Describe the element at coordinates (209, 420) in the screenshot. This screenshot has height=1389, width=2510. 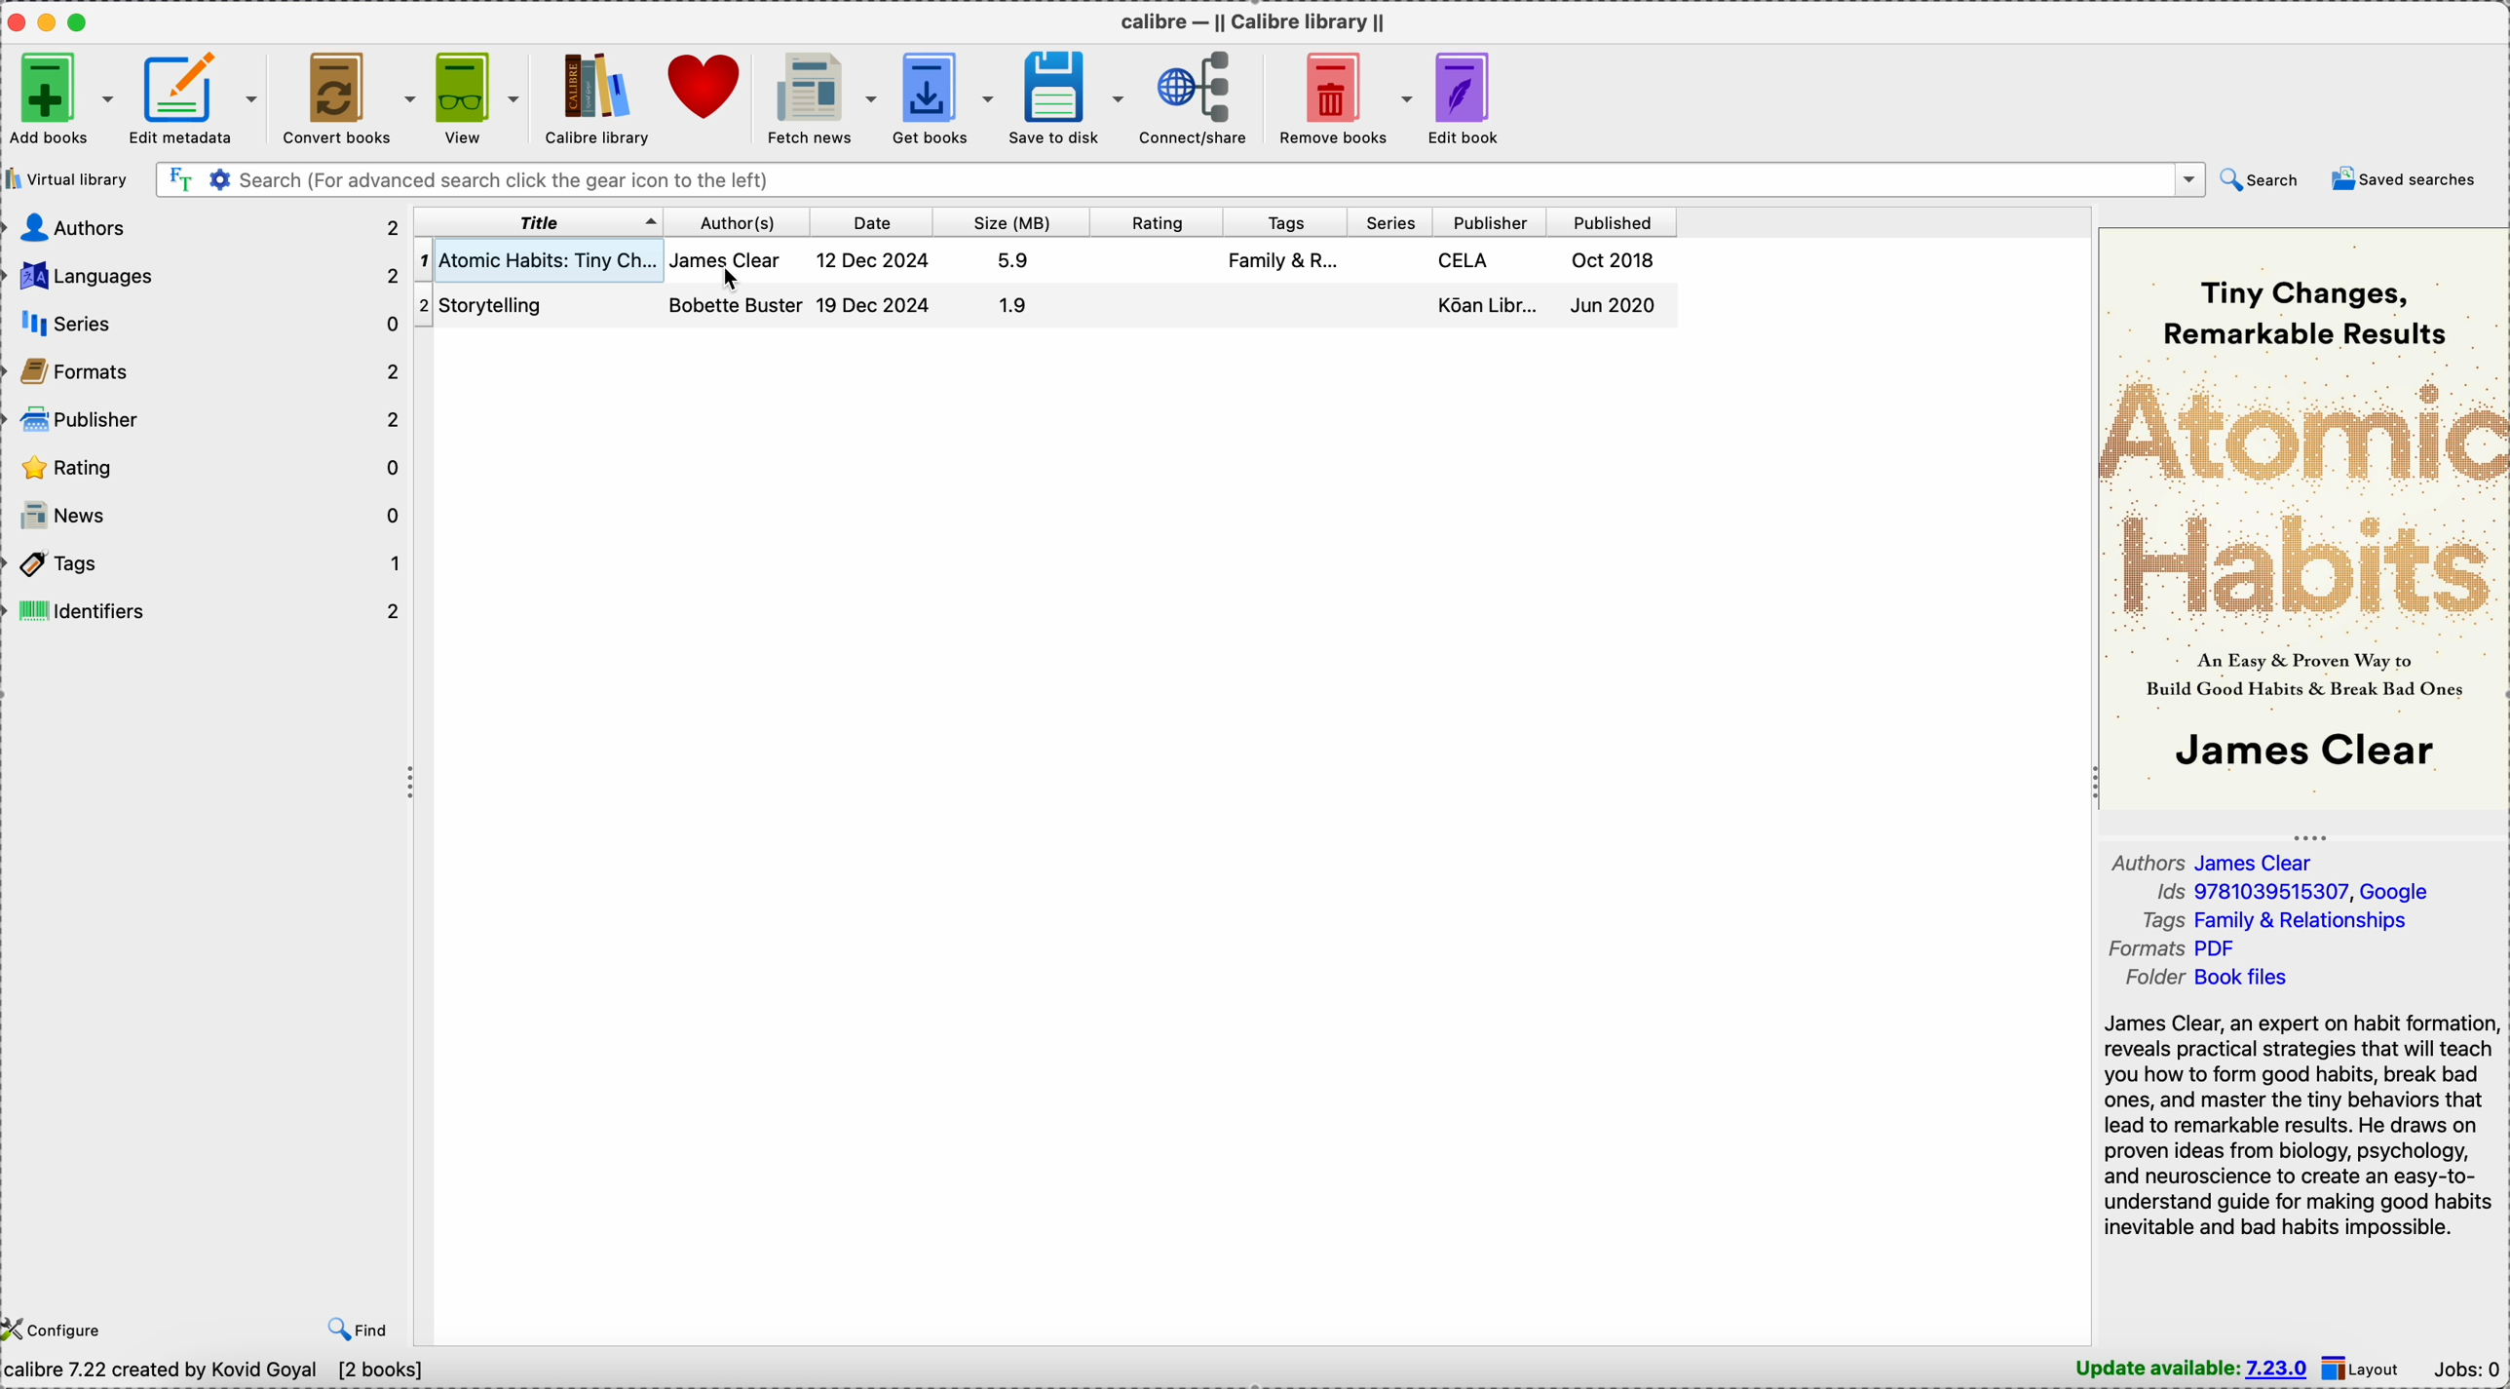
I see `publisher` at that location.